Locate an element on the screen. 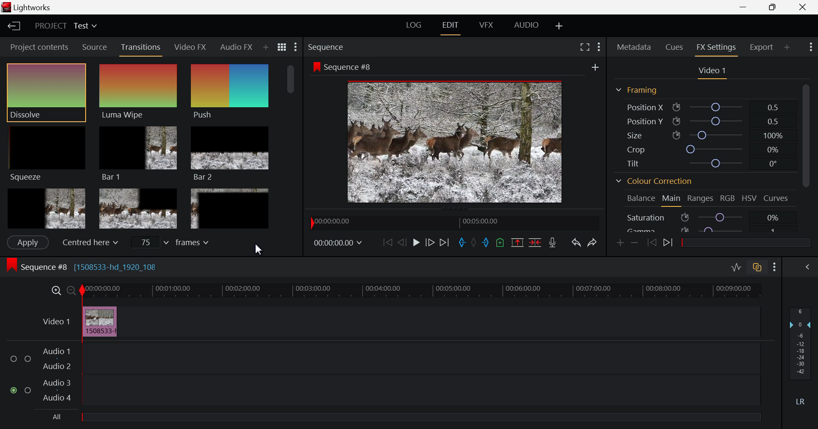 The height and width of the screenshot is (429, 818). FX Settings is located at coordinates (715, 49).